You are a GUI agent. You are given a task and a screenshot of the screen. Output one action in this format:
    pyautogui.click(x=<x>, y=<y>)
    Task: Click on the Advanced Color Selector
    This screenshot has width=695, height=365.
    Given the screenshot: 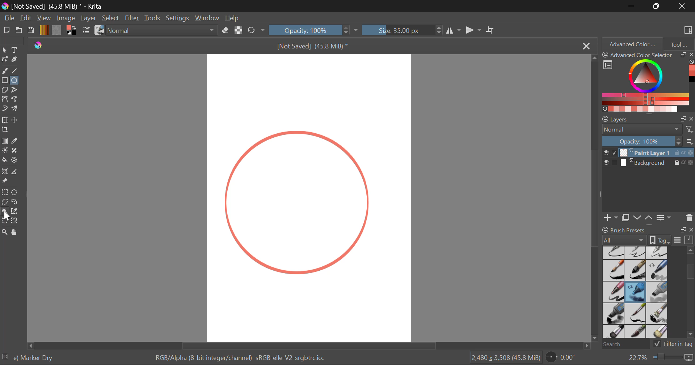 What is the action you would take?
    pyautogui.click(x=648, y=81)
    